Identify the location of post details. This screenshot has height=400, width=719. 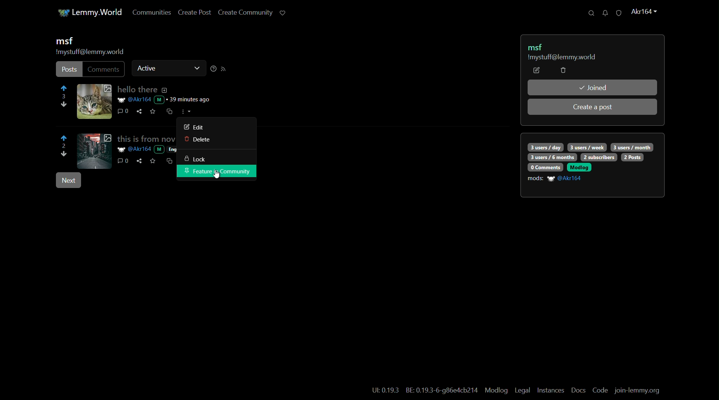
(147, 149).